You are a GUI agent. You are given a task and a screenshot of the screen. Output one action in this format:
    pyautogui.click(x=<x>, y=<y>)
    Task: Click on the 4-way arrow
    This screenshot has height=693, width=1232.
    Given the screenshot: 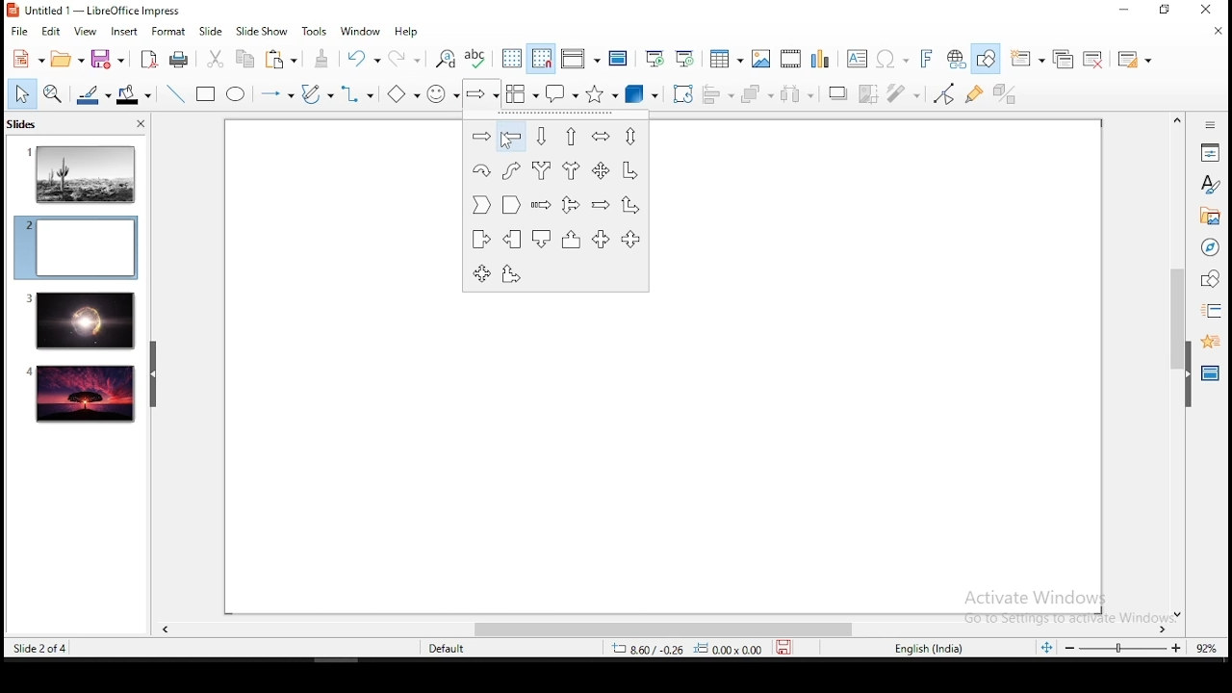 What is the action you would take?
    pyautogui.click(x=603, y=170)
    